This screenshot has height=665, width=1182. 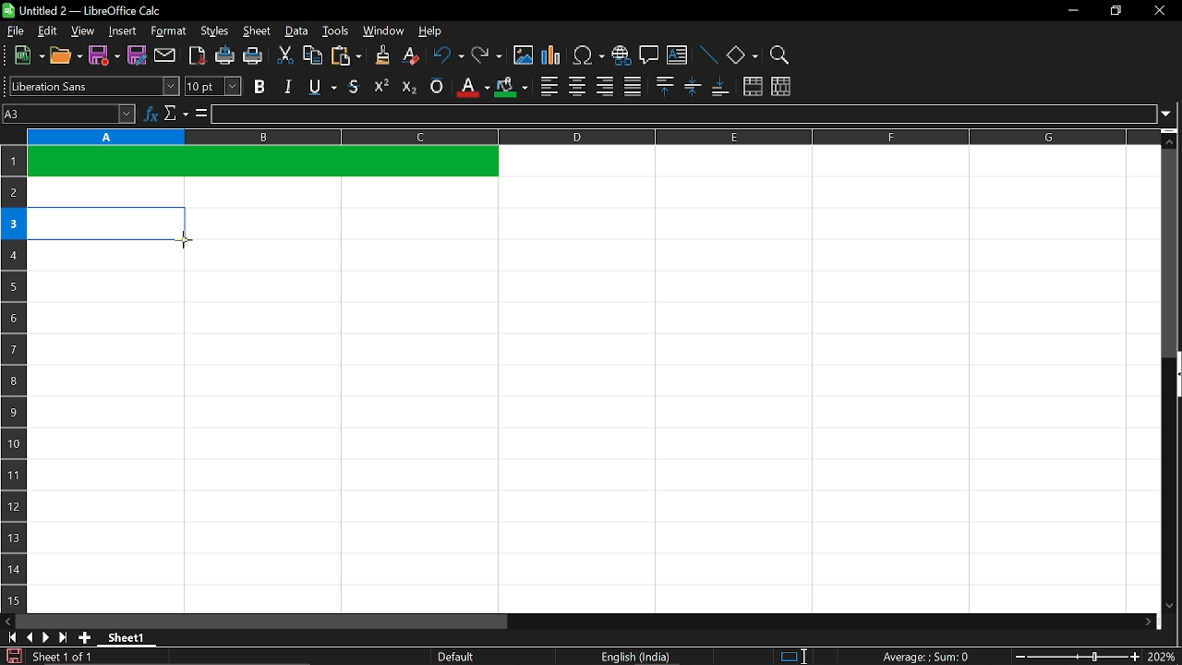 I want to click on restore down, so click(x=1115, y=9).